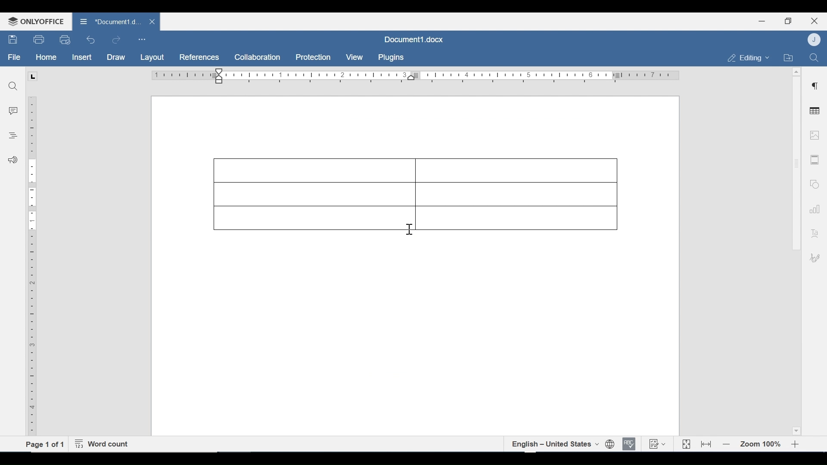 The height and width of the screenshot is (465, 827). What do you see at coordinates (81, 57) in the screenshot?
I see `Insert` at bounding box center [81, 57].